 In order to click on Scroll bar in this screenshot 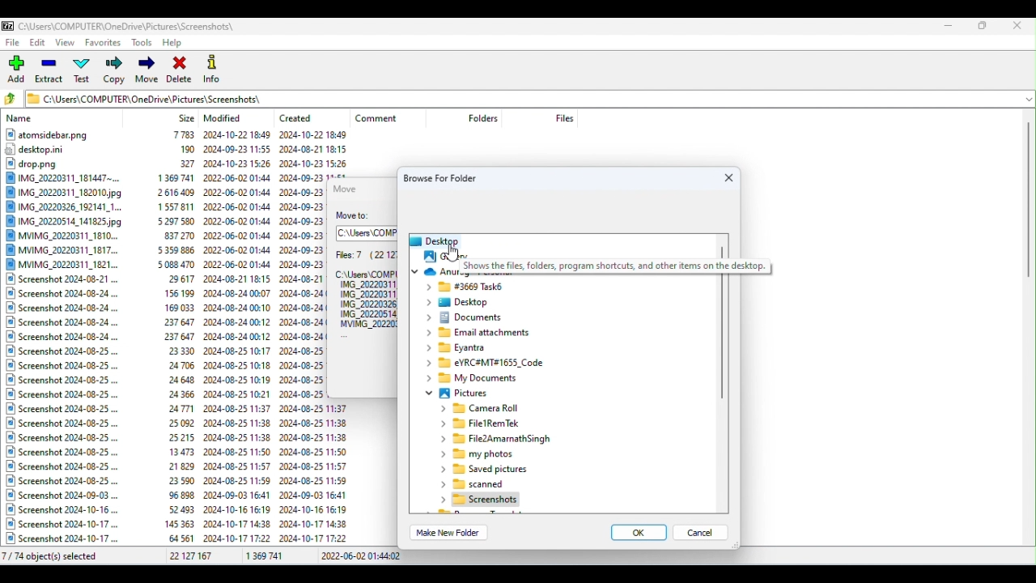, I will do `click(720, 395)`.